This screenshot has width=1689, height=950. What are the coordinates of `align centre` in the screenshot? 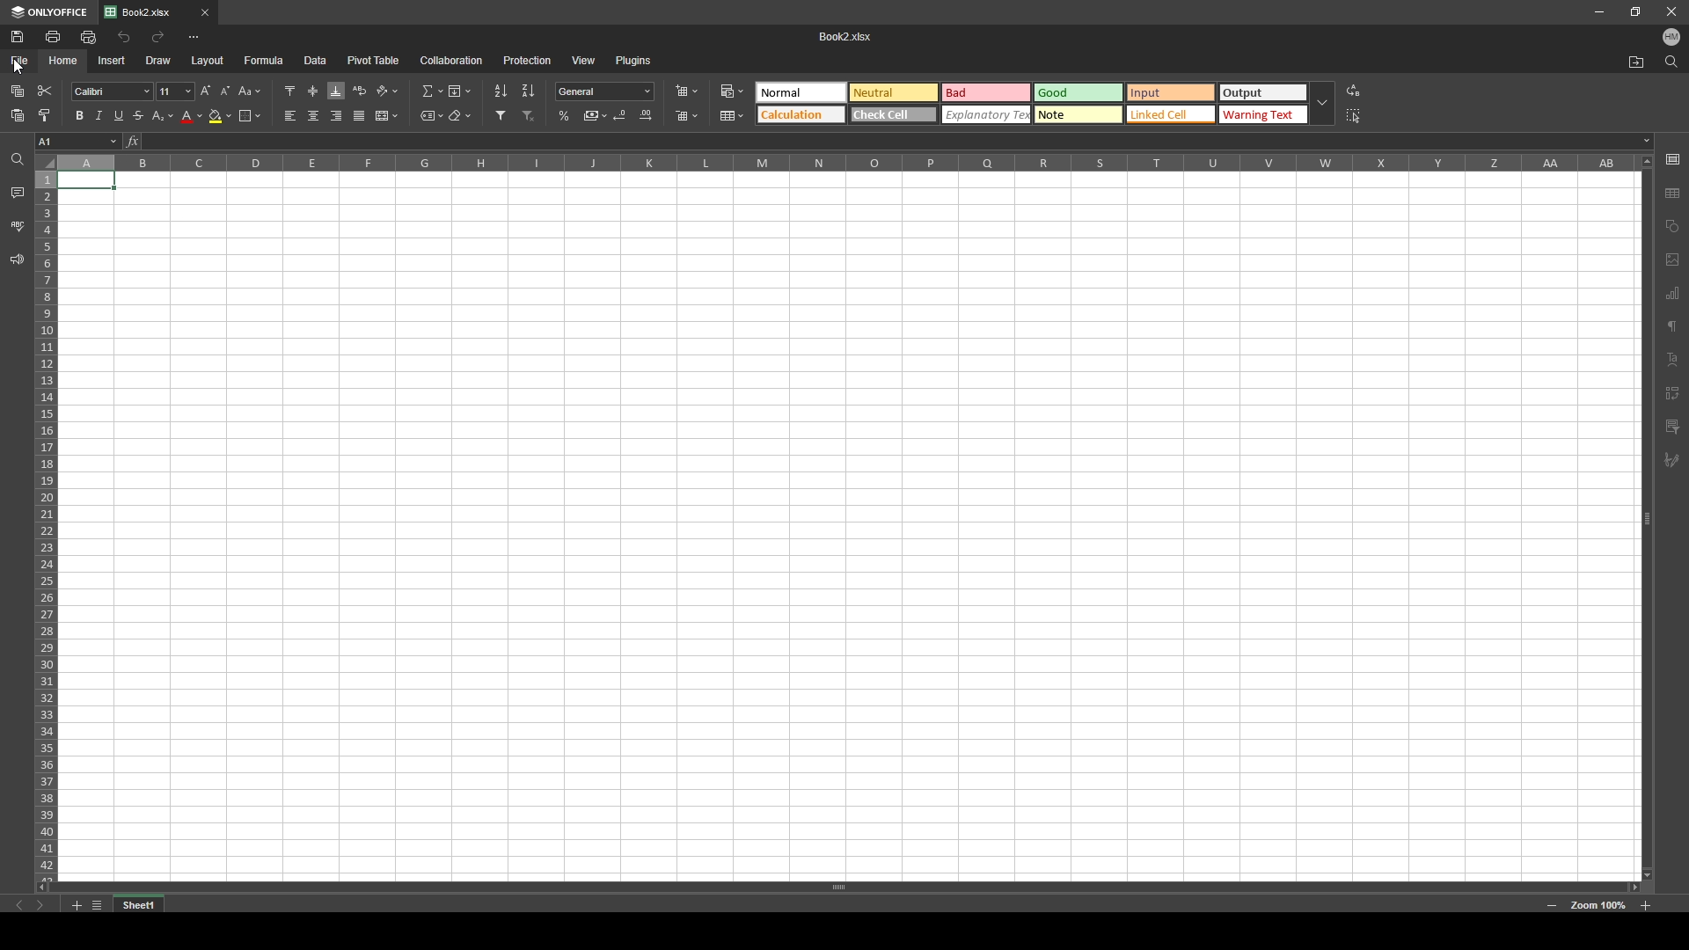 It's located at (314, 115).